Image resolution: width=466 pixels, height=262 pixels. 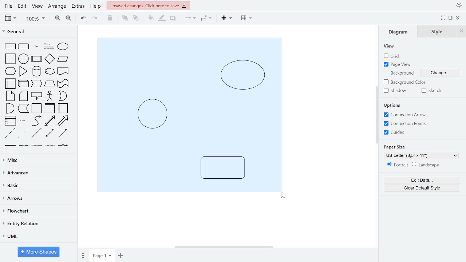 What do you see at coordinates (11, 120) in the screenshot?
I see `list` at bounding box center [11, 120].